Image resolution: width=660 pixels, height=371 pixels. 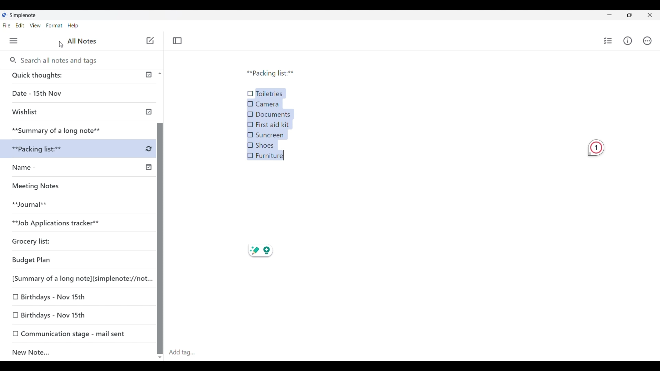 What do you see at coordinates (160, 74) in the screenshot?
I see `Quick slide to top` at bounding box center [160, 74].